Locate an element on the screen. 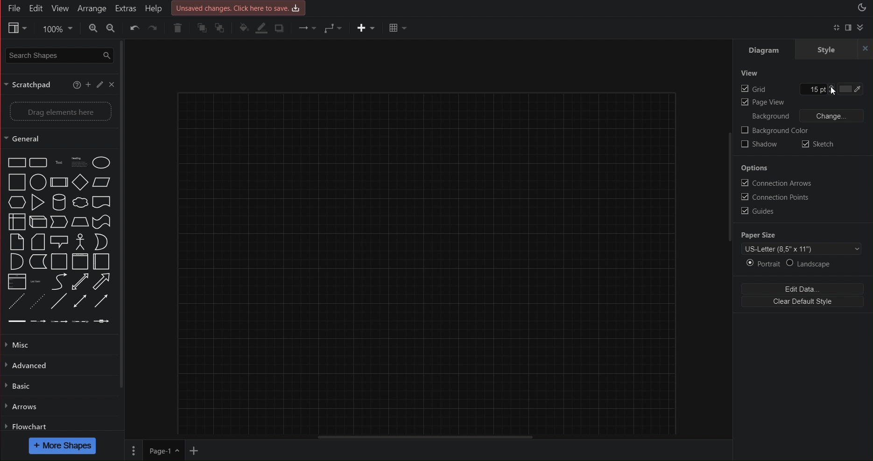  Options is located at coordinates (754, 169).